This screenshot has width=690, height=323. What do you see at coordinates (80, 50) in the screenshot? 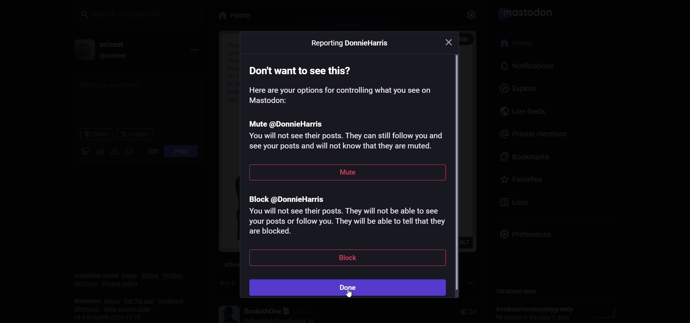
I see `profile picture` at bounding box center [80, 50].